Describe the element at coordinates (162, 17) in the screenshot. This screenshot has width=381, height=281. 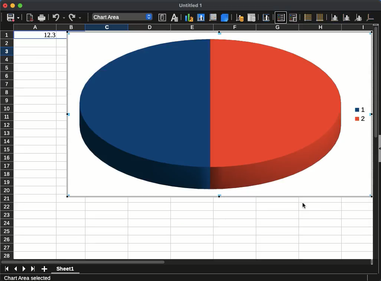
I see `Format selection` at that location.